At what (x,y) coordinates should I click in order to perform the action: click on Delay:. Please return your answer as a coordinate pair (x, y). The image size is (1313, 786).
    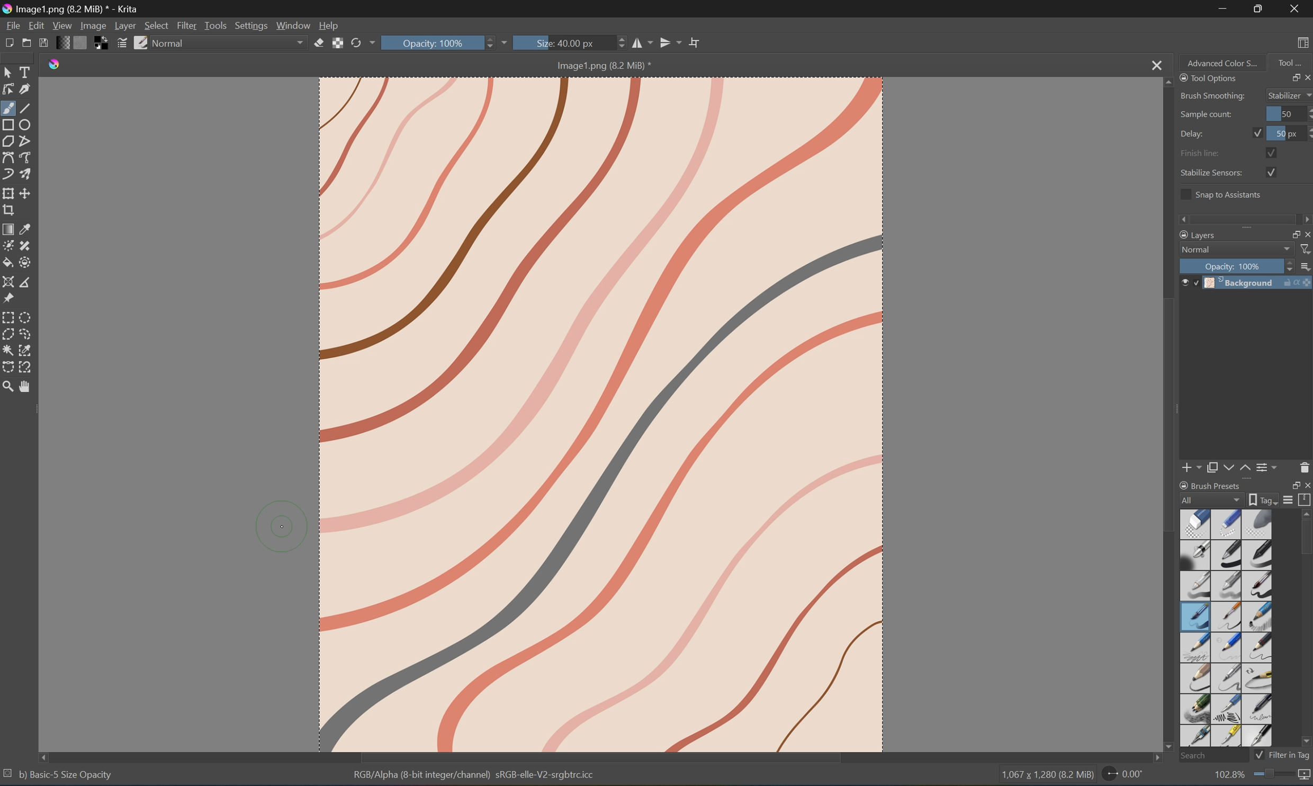
    Looking at the image, I should click on (1192, 135).